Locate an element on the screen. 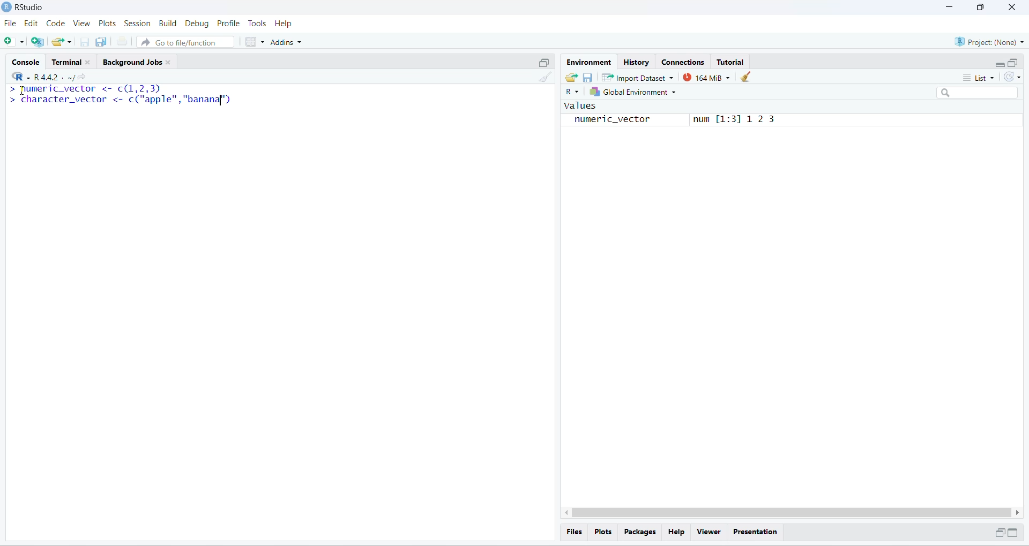 This screenshot has height=546, width=1029. clear is located at coordinates (747, 77).